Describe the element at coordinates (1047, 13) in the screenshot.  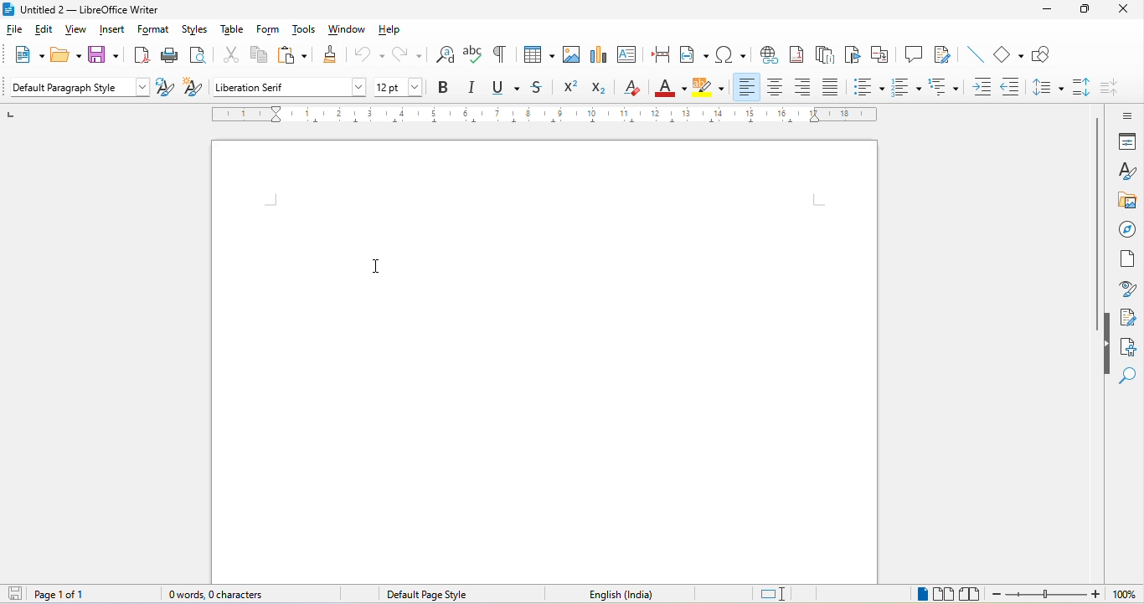
I see `minimize` at that location.